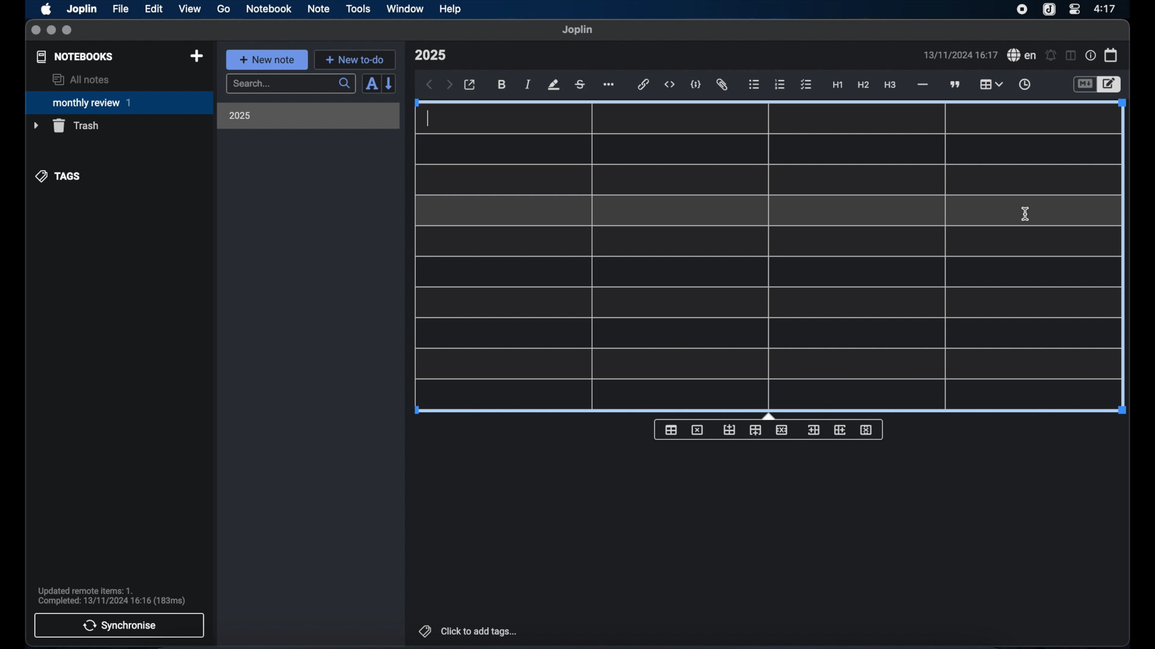 The height and width of the screenshot is (649, 1155). Describe the element at coordinates (780, 84) in the screenshot. I see `numbered list` at that location.